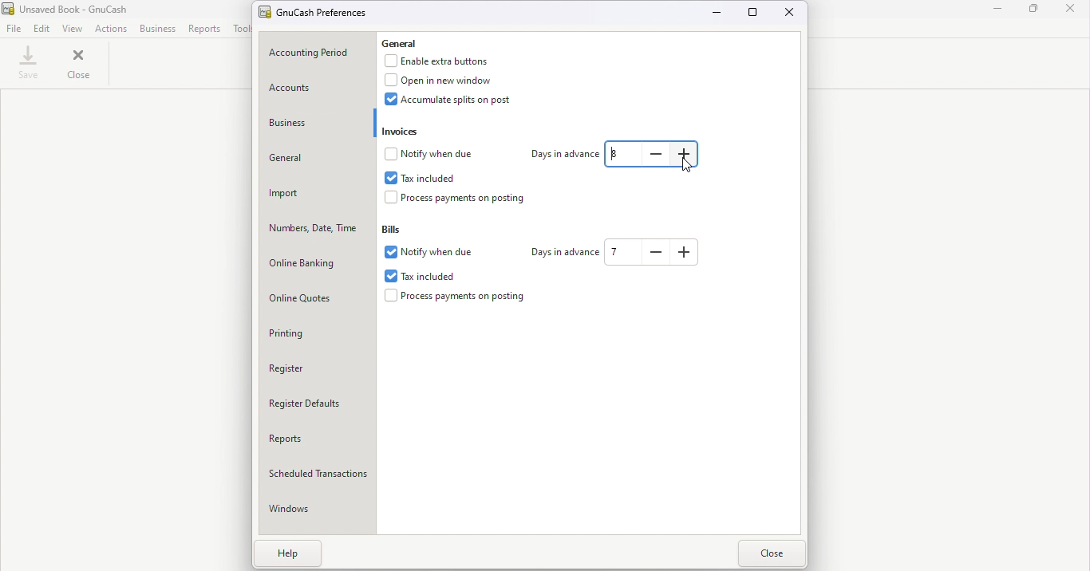 This screenshot has width=1090, height=571. What do you see at coordinates (460, 102) in the screenshot?
I see `Accumulate splits on post` at bounding box center [460, 102].